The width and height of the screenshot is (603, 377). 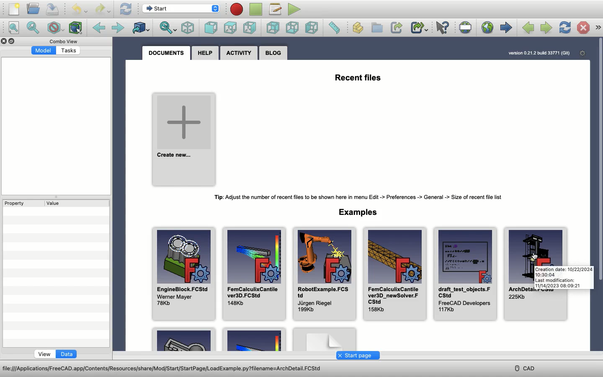 What do you see at coordinates (183, 340) in the screenshot?
I see `Example` at bounding box center [183, 340].